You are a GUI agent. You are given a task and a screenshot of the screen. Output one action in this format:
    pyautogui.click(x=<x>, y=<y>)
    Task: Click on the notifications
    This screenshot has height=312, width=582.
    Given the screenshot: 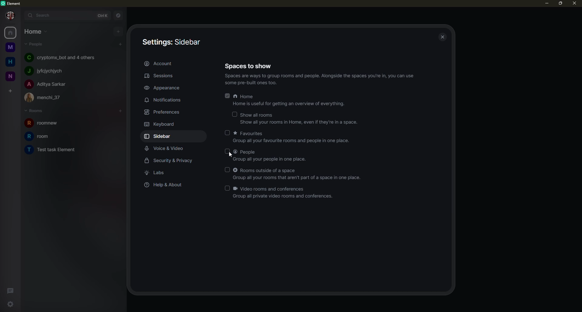 What is the action you would take?
    pyautogui.click(x=164, y=100)
    